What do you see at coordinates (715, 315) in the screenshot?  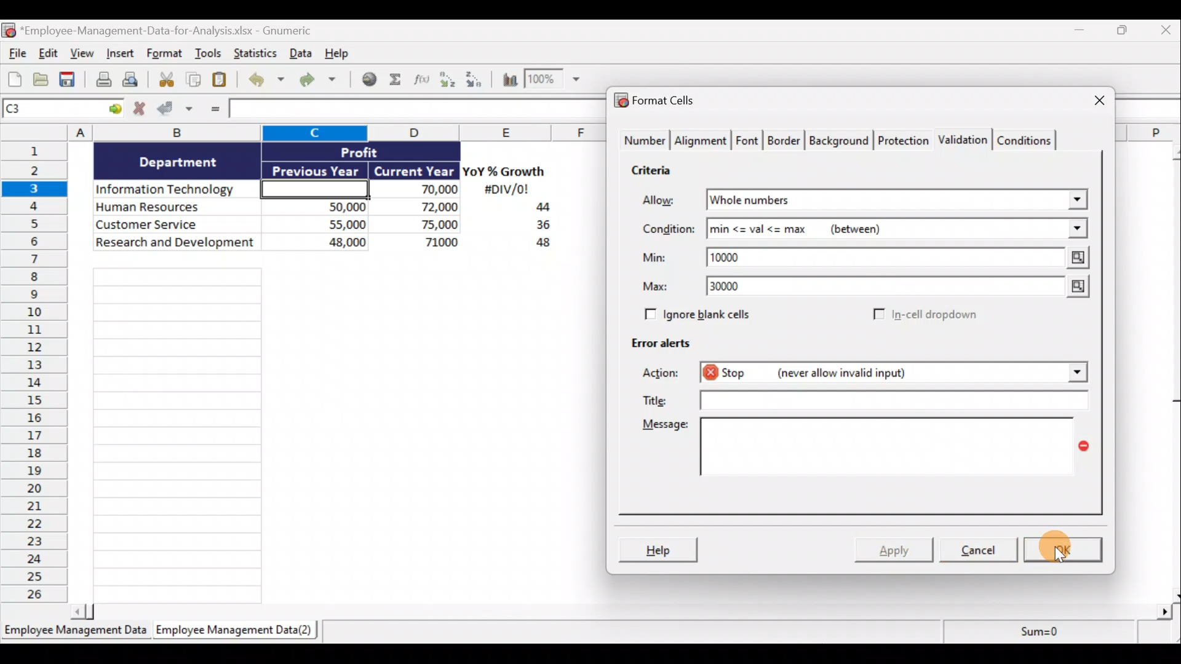 I see `Ignore blank cells` at bounding box center [715, 315].